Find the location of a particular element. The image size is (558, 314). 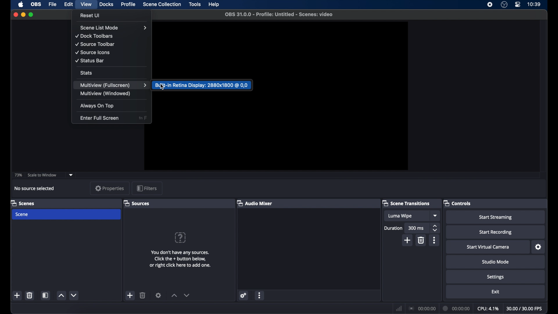

delete is located at coordinates (143, 295).